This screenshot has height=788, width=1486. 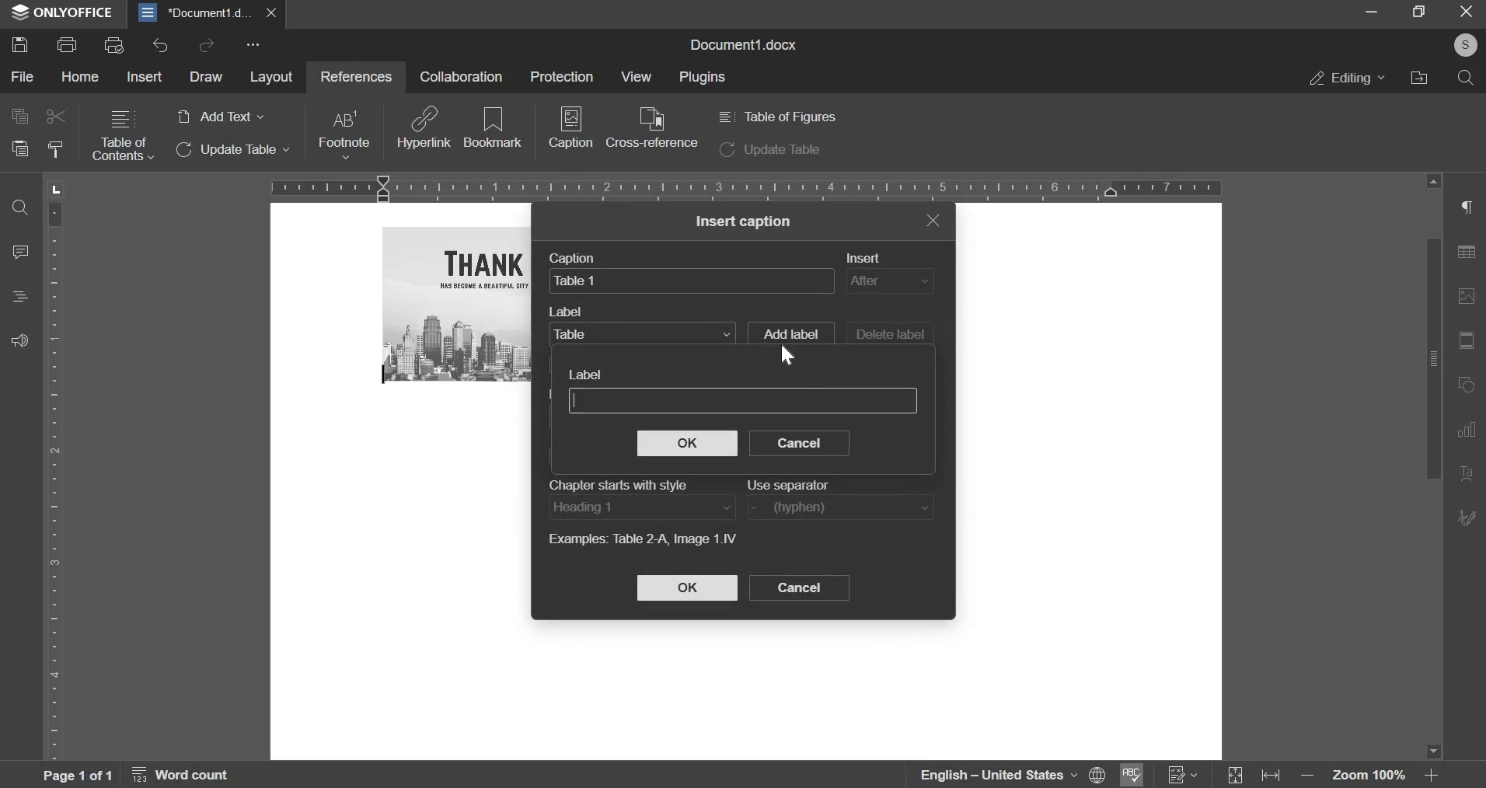 What do you see at coordinates (19, 148) in the screenshot?
I see `paste` at bounding box center [19, 148].